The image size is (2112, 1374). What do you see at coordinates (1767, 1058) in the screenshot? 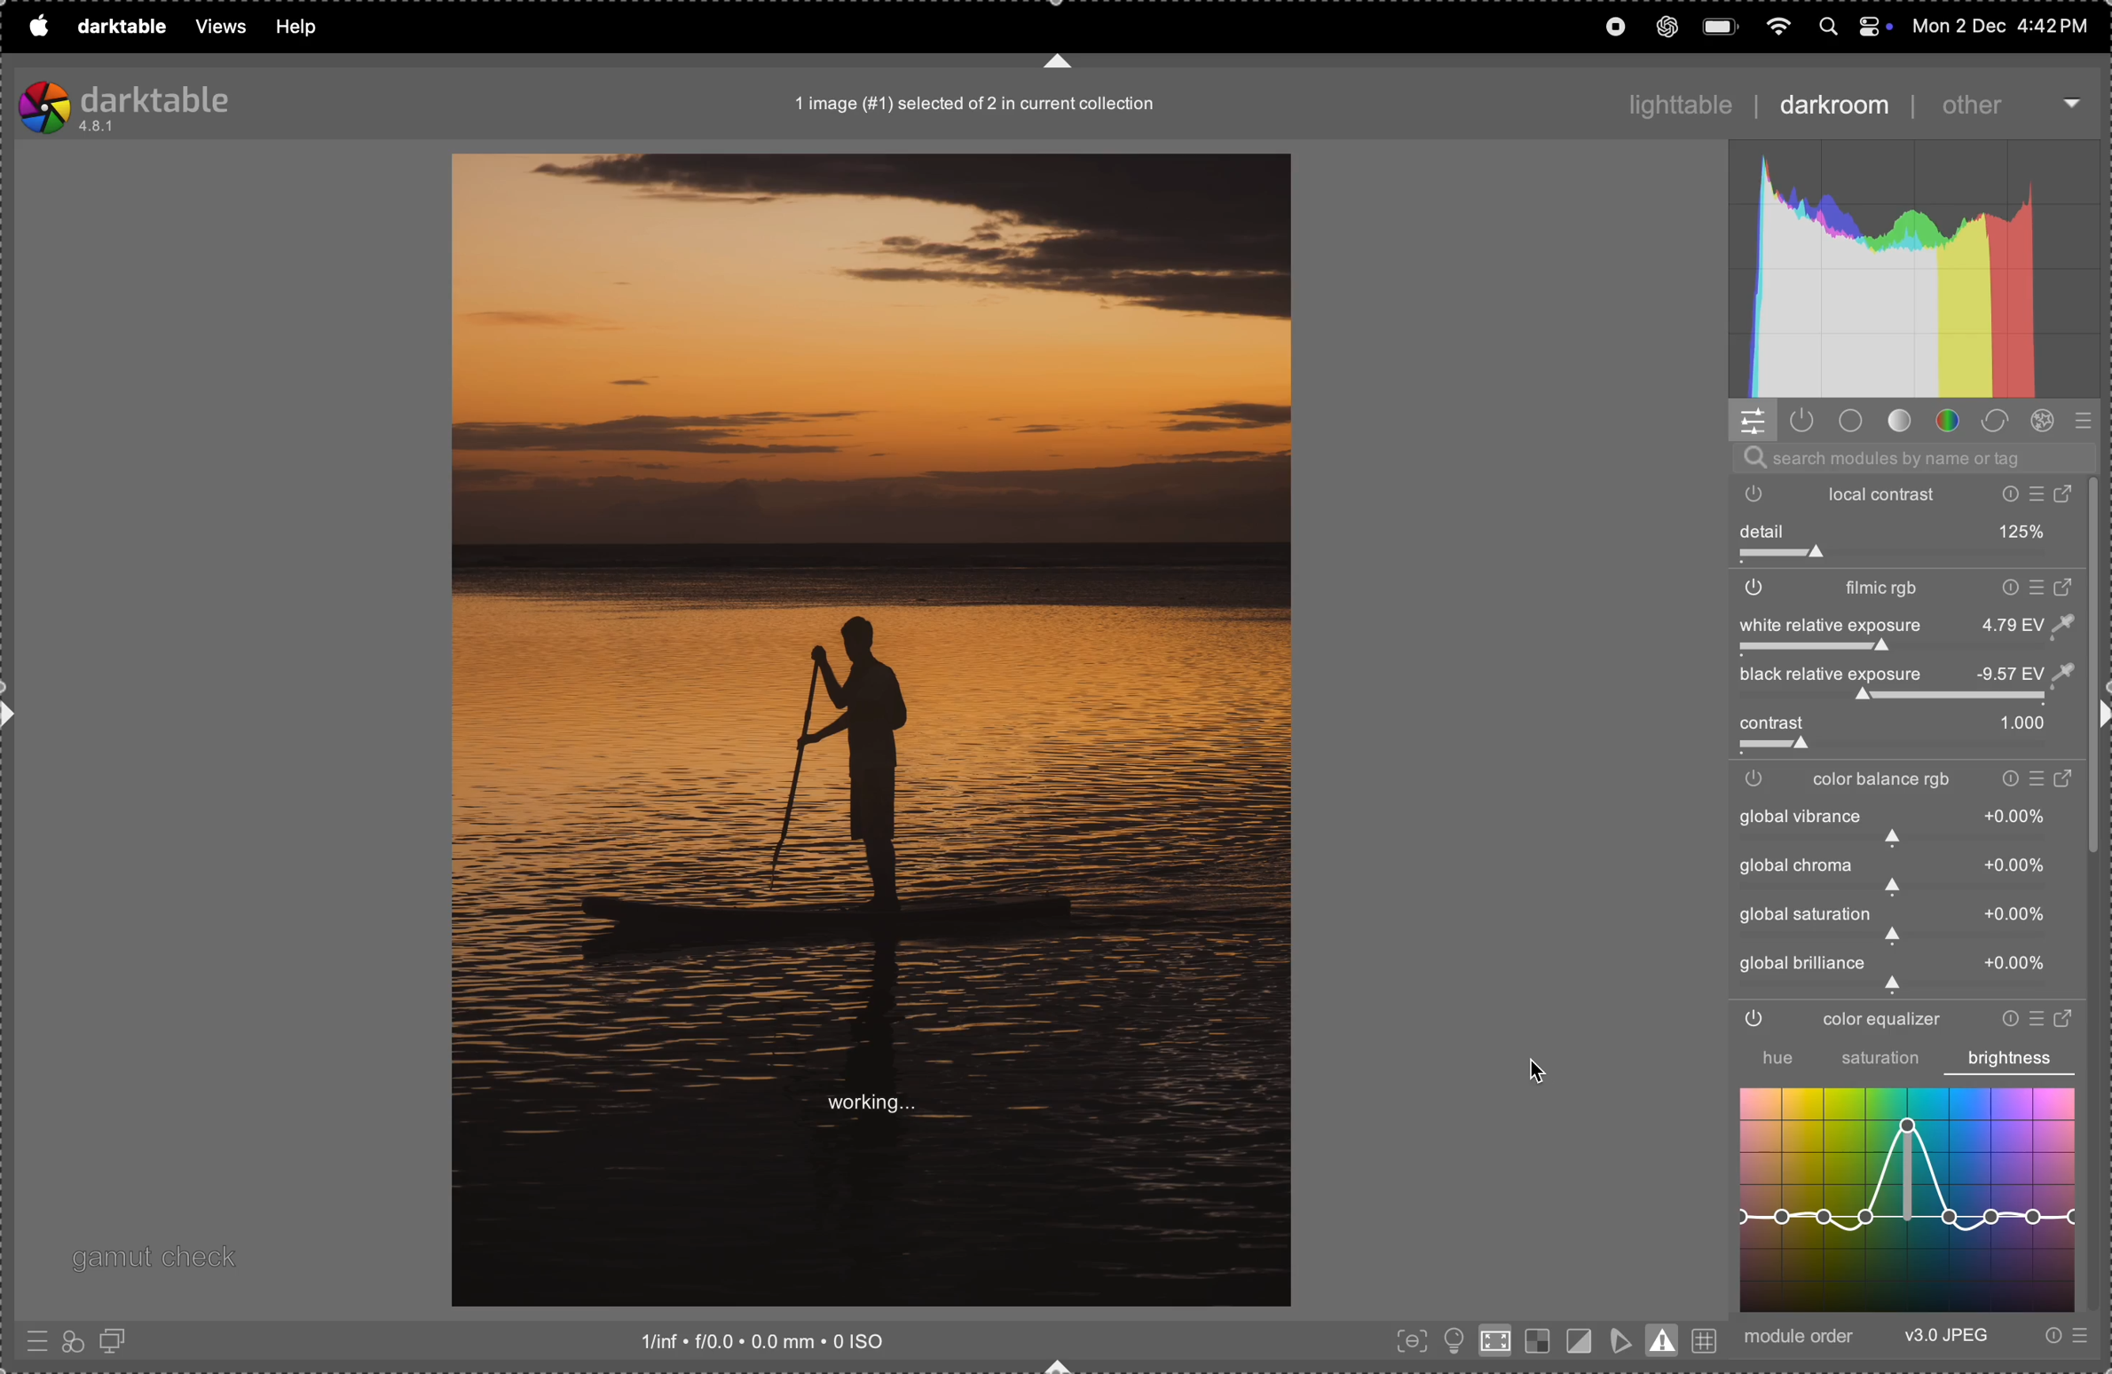
I see `hue` at bounding box center [1767, 1058].